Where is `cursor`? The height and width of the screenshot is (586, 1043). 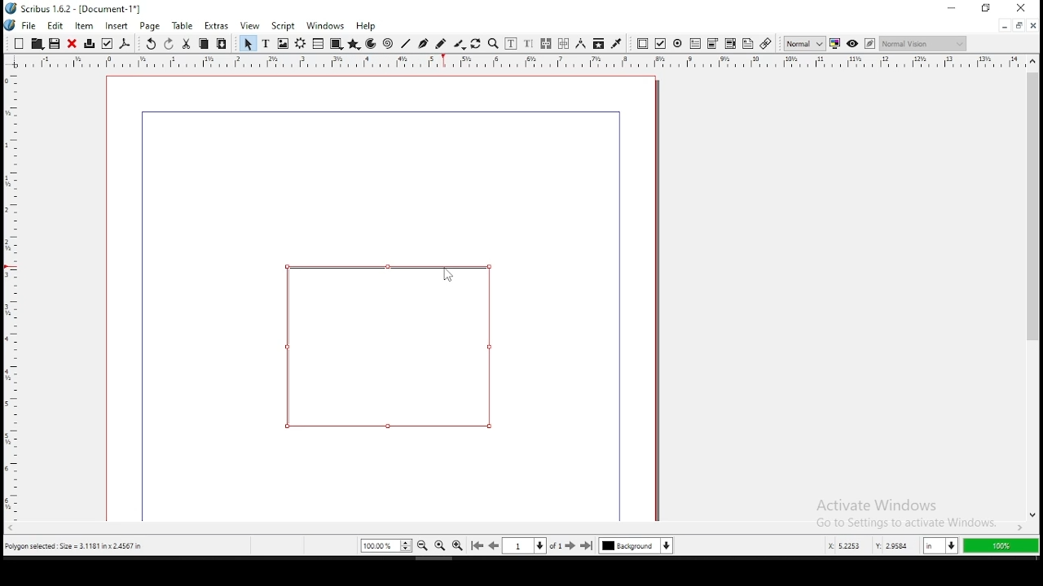 cursor is located at coordinates (451, 269).